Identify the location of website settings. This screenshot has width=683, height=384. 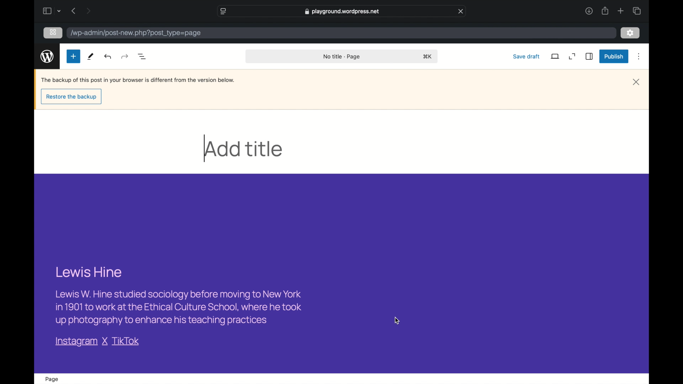
(223, 11).